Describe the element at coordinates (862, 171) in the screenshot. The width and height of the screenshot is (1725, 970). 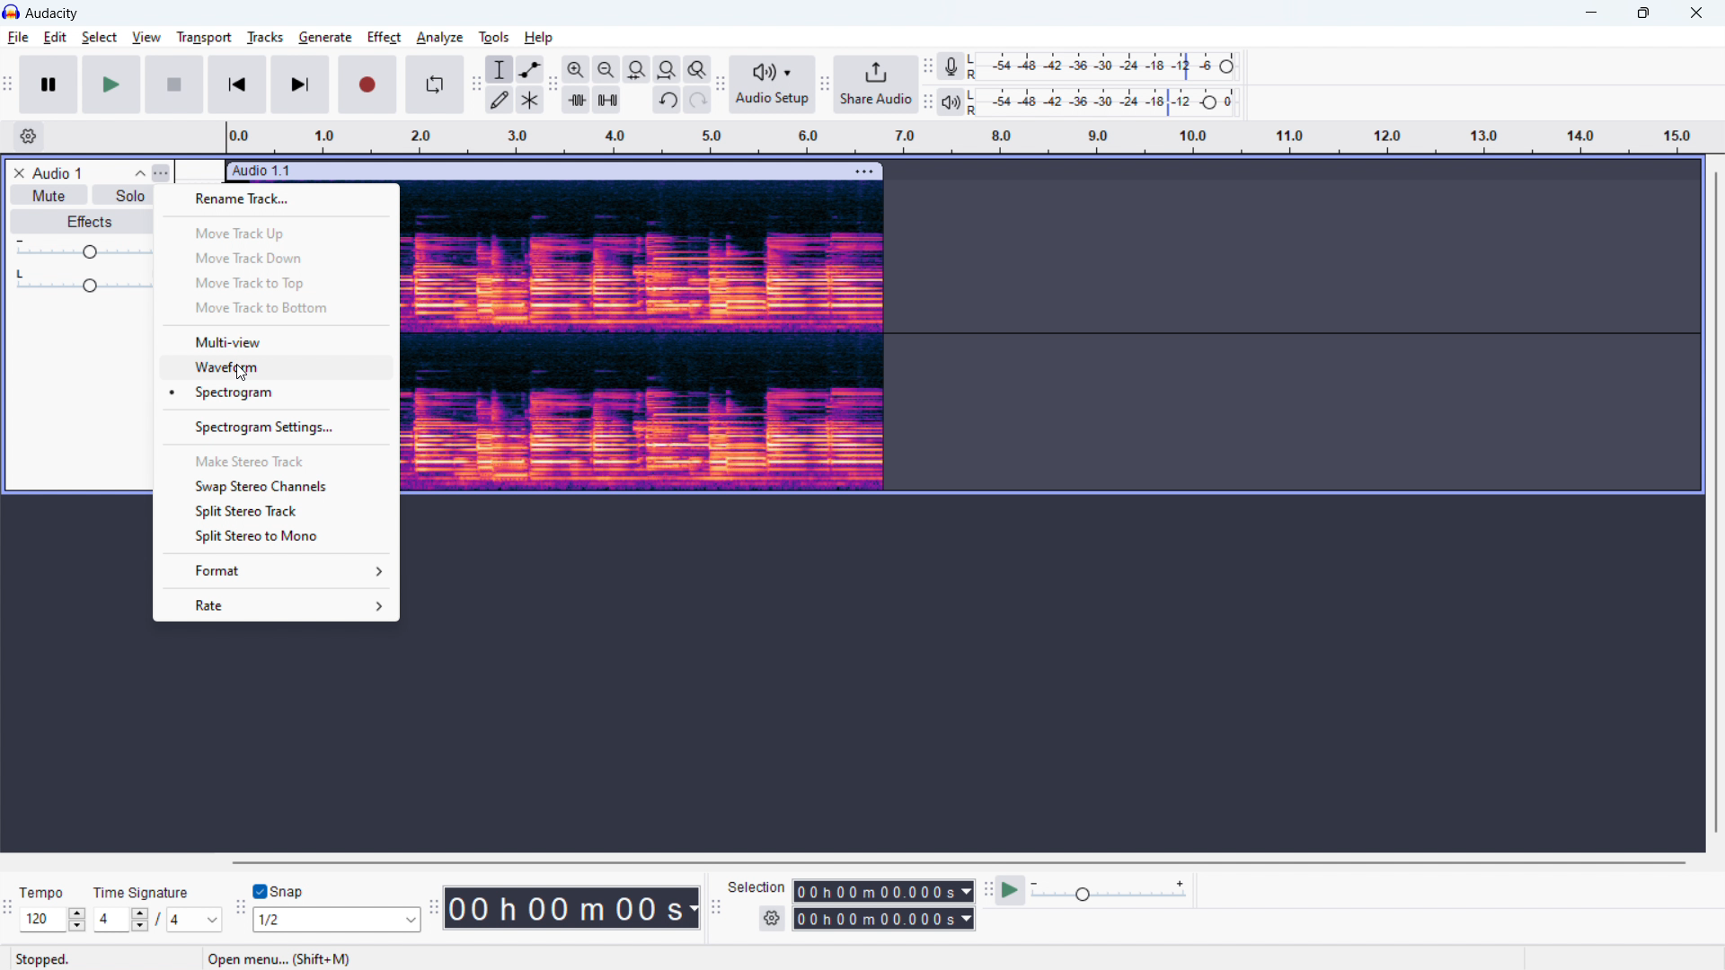
I see `track options` at that location.